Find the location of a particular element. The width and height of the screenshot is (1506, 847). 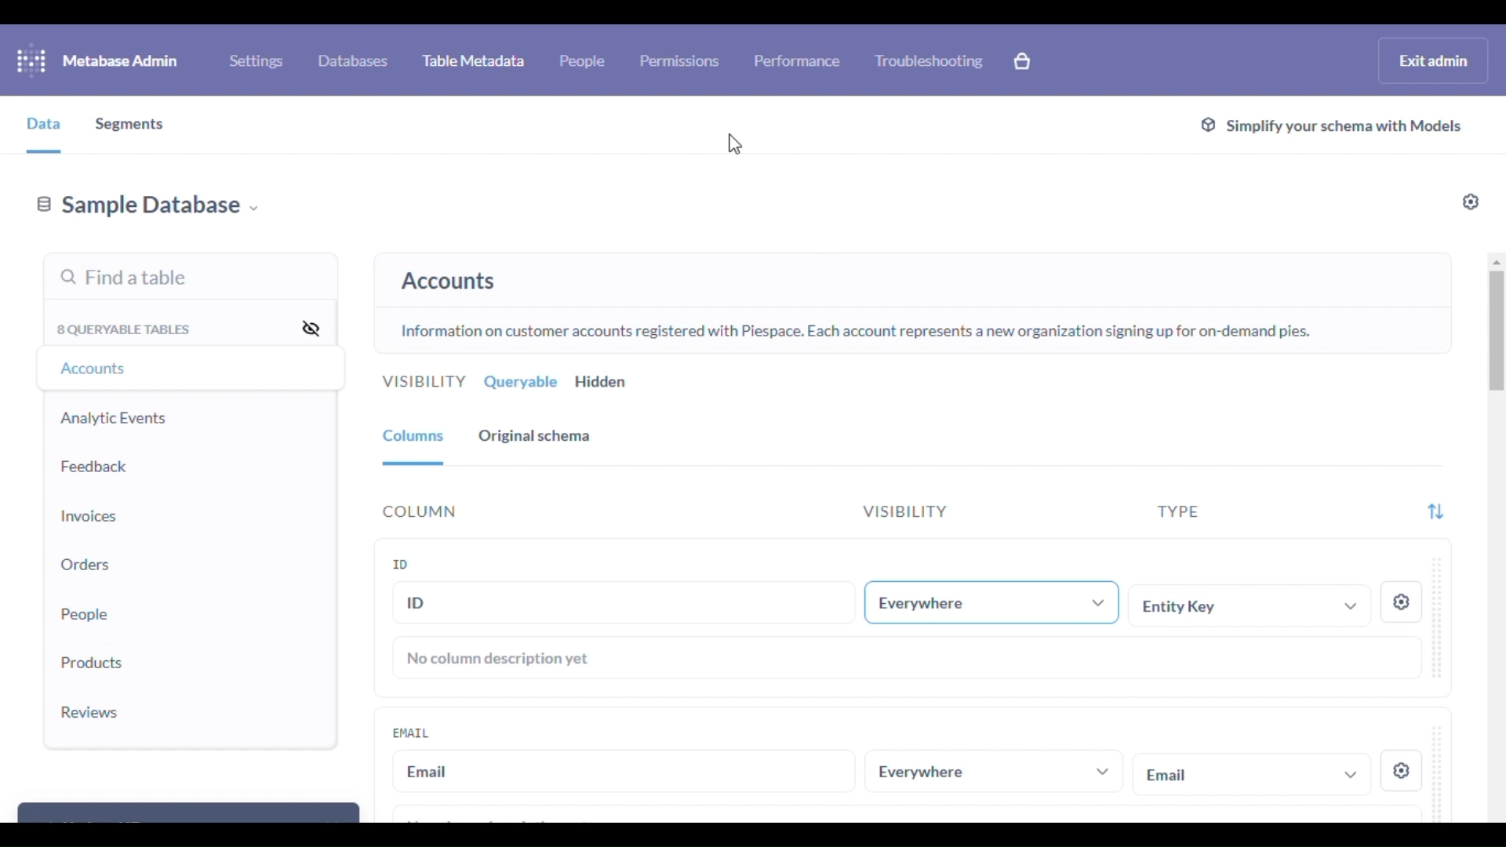

8 queryable tables is located at coordinates (126, 329).